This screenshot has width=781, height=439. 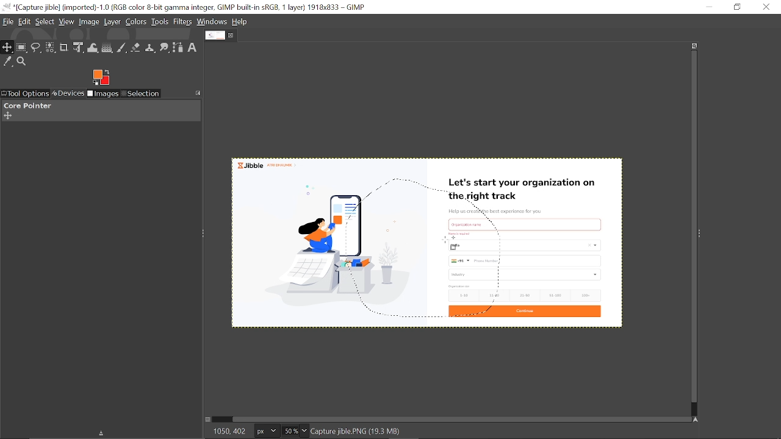 I want to click on Crop text tool, so click(x=64, y=48).